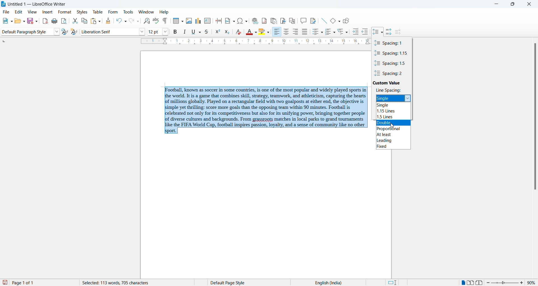 This screenshot has width=538, height=286. I want to click on help, so click(164, 12).